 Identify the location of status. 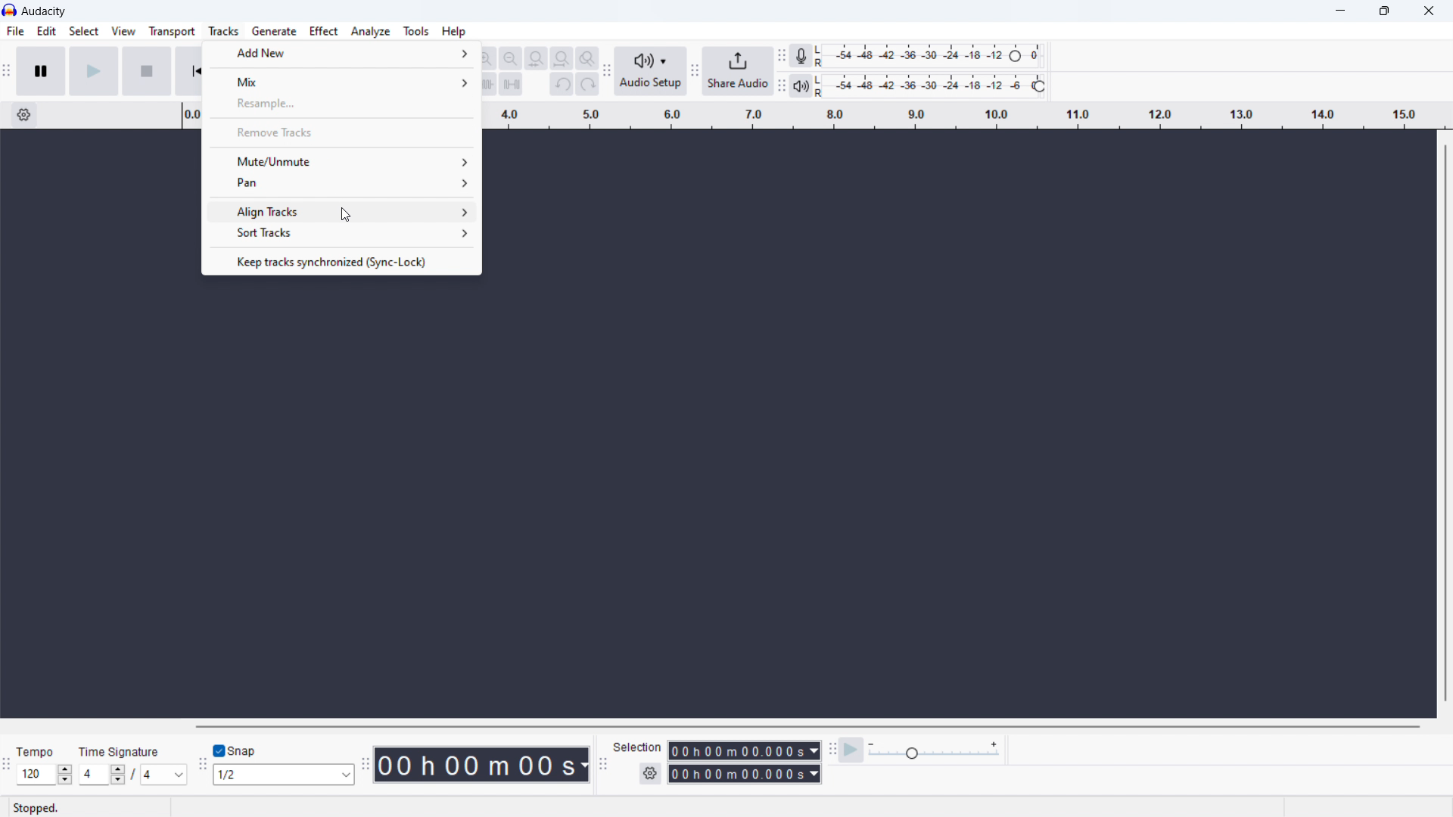
(37, 807).